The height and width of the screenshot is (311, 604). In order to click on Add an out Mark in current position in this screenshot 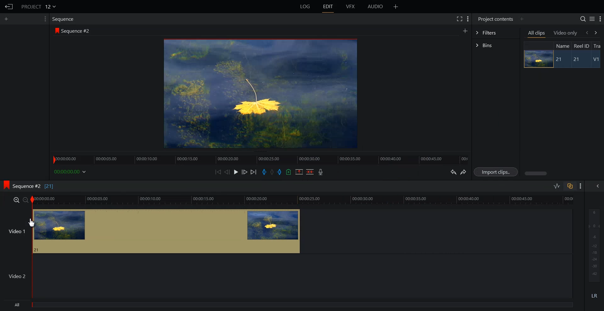, I will do `click(280, 172)`.